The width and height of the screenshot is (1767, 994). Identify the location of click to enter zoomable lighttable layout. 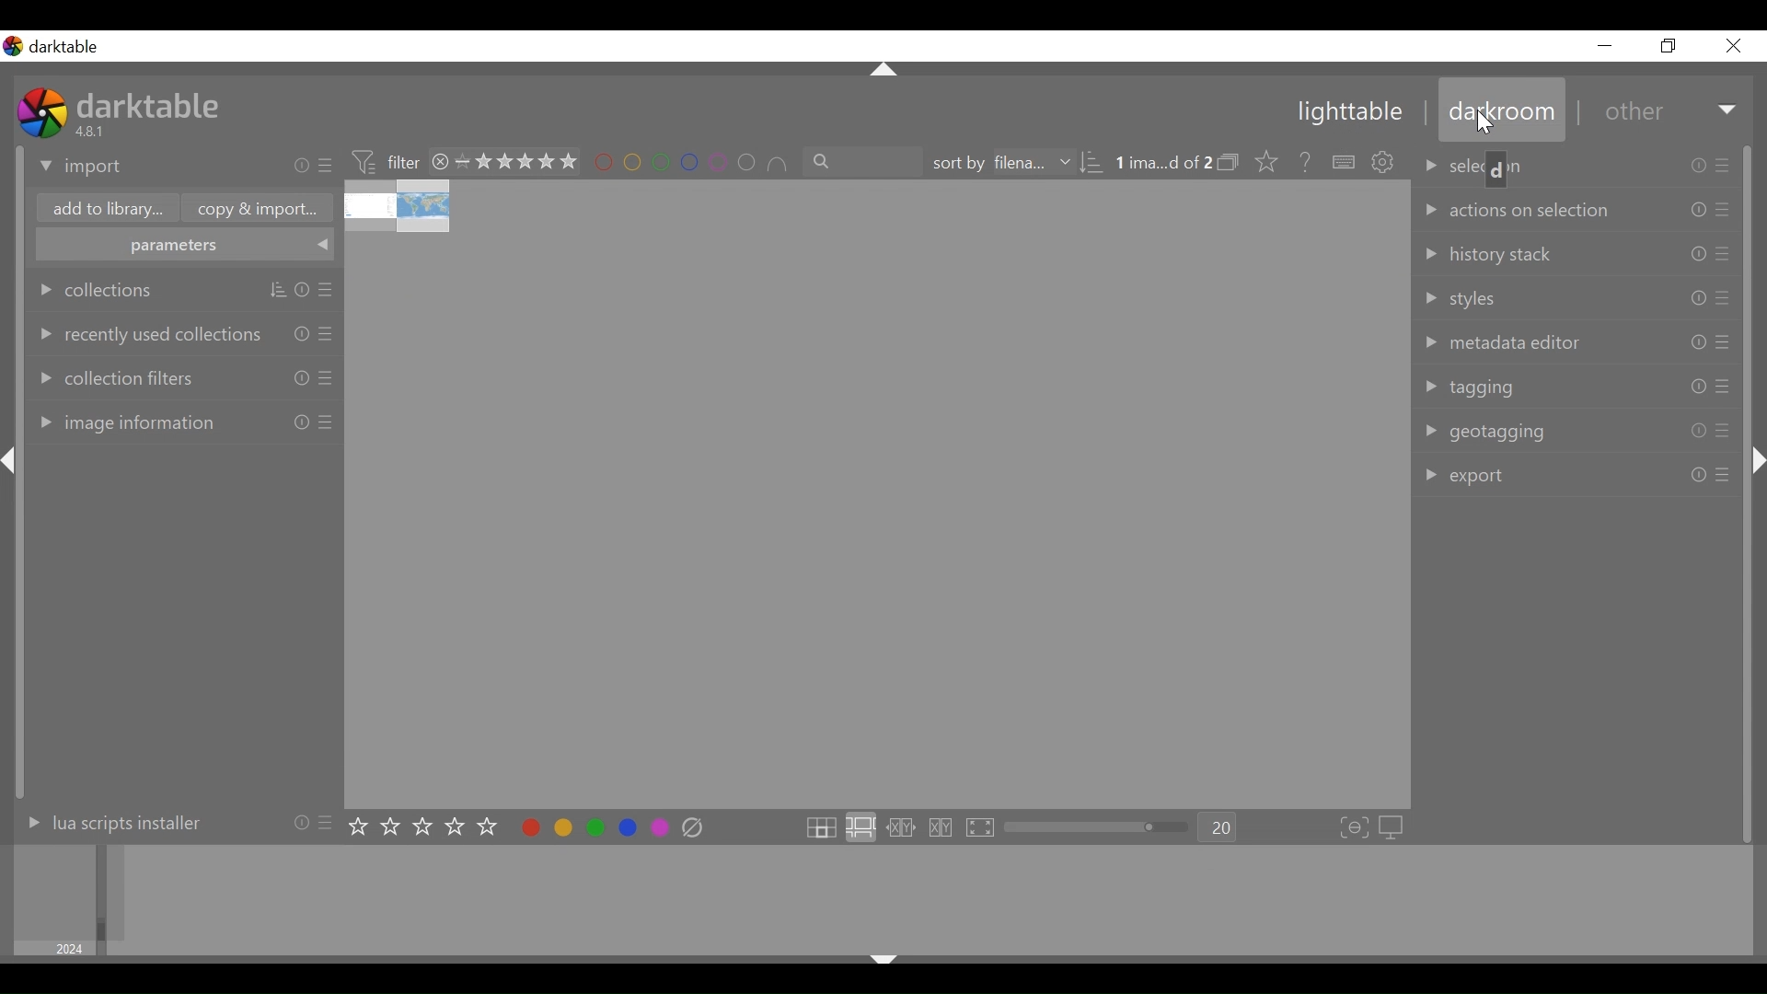
(860, 826).